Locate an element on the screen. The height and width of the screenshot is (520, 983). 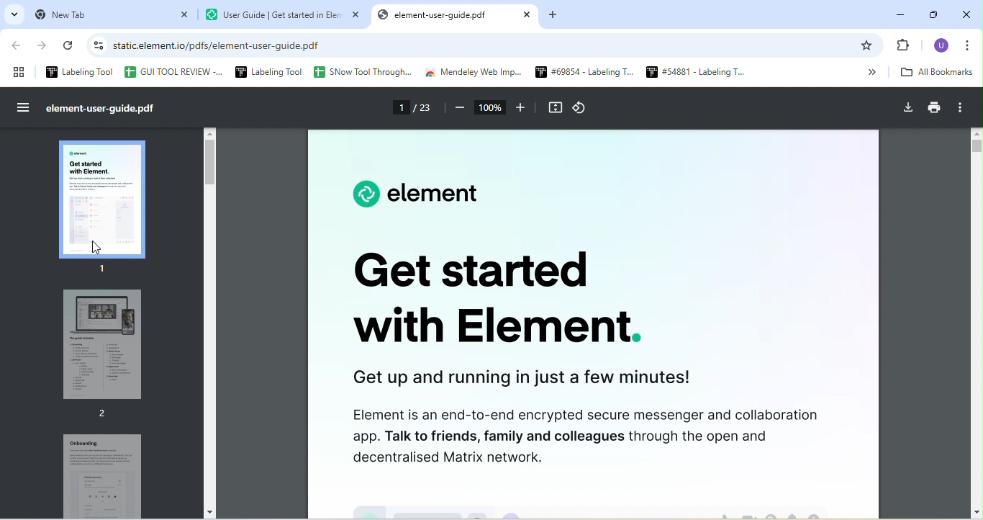
close is located at coordinates (966, 13).